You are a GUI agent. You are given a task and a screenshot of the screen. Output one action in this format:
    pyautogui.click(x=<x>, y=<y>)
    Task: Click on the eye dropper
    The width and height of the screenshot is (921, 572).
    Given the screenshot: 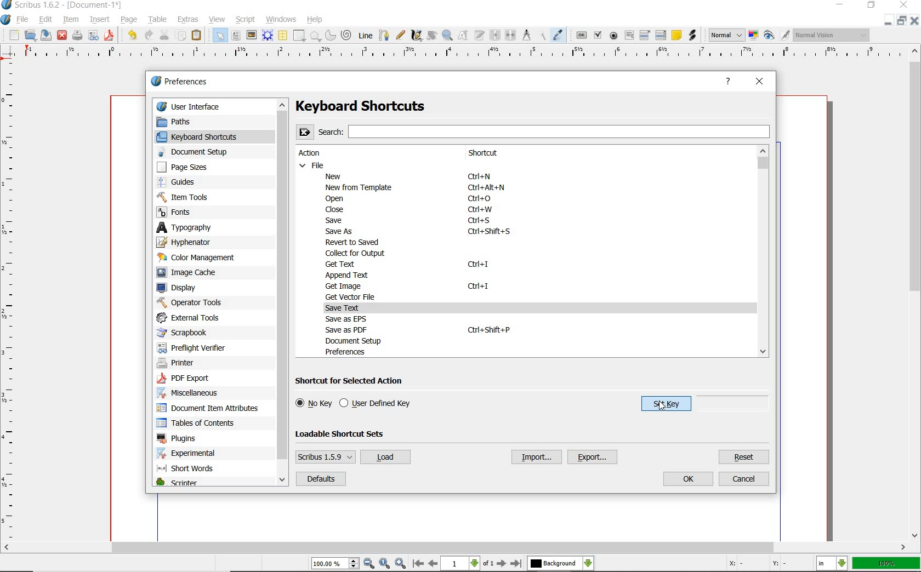 What is the action you would take?
    pyautogui.click(x=558, y=35)
    